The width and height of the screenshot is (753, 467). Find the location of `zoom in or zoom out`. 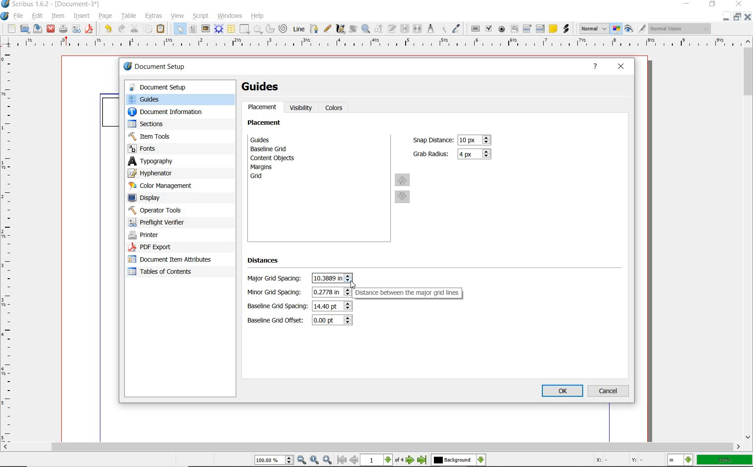

zoom in or zoom out is located at coordinates (366, 30).